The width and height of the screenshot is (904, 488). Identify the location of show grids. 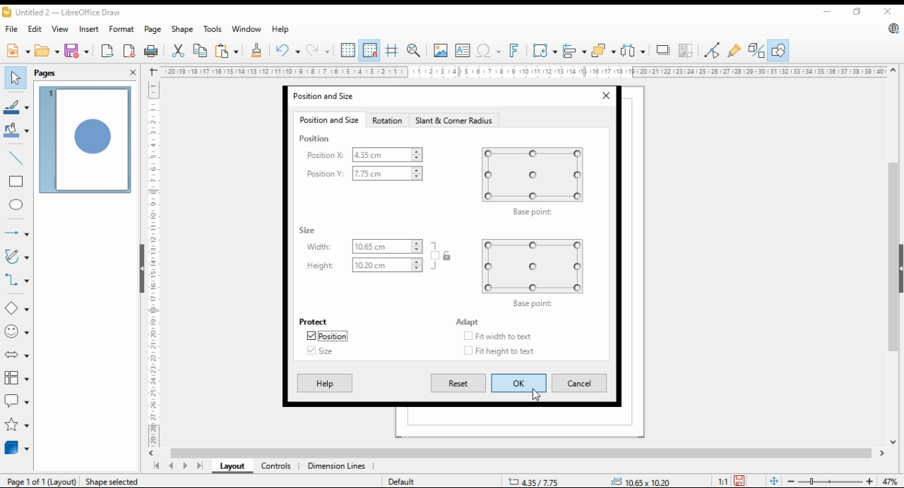
(348, 51).